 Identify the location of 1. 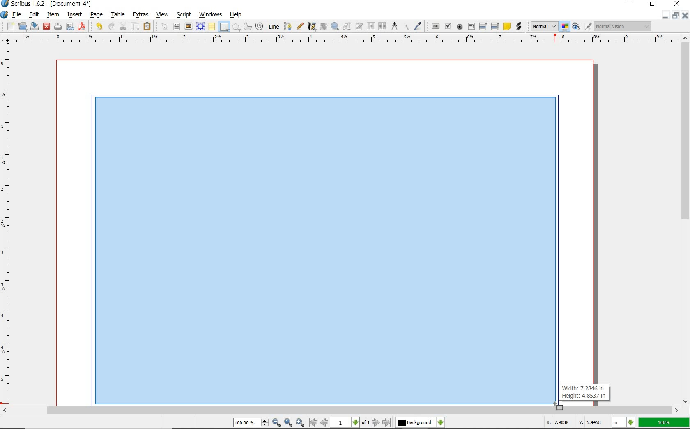
(345, 423).